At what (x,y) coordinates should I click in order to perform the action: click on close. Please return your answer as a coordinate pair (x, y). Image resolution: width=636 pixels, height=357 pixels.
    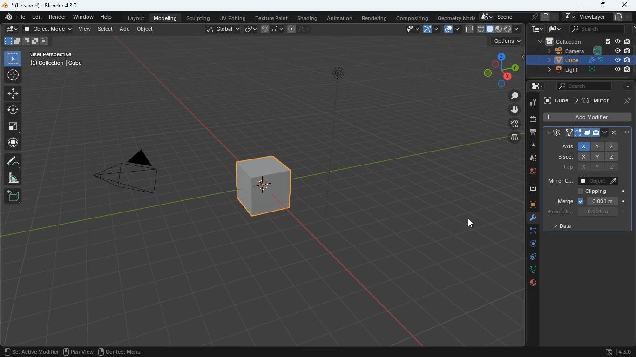
    Looking at the image, I should click on (620, 132).